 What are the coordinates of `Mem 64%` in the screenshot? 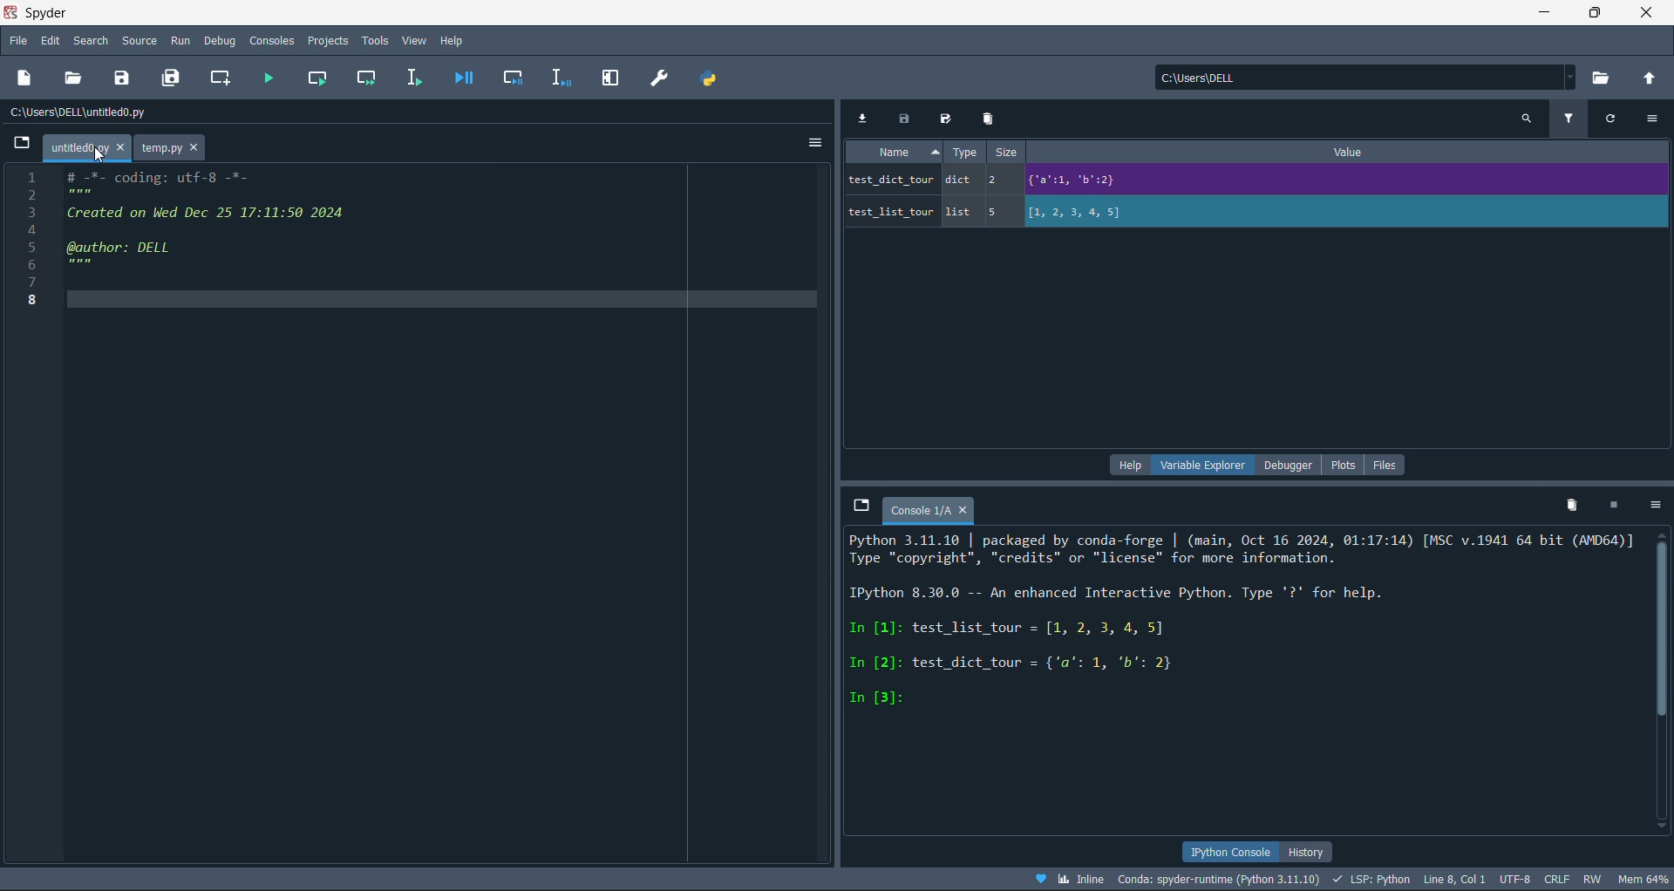 It's located at (1641, 879).